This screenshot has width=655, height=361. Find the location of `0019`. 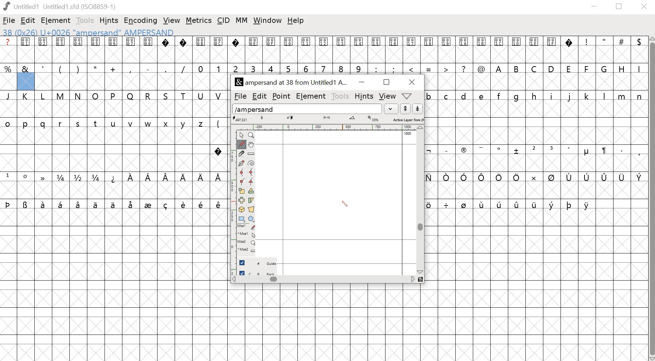

0019 is located at coordinates (447, 50).